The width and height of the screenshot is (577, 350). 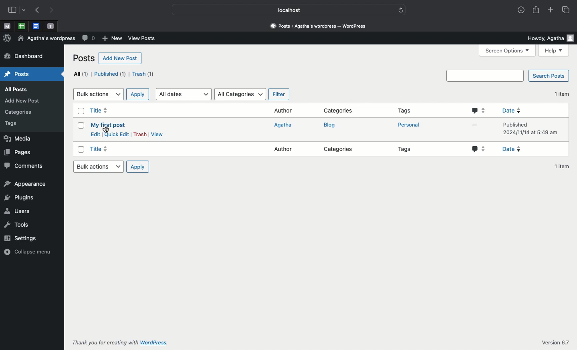 What do you see at coordinates (562, 165) in the screenshot?
I see `1 item` at bounding box center [562, 165].